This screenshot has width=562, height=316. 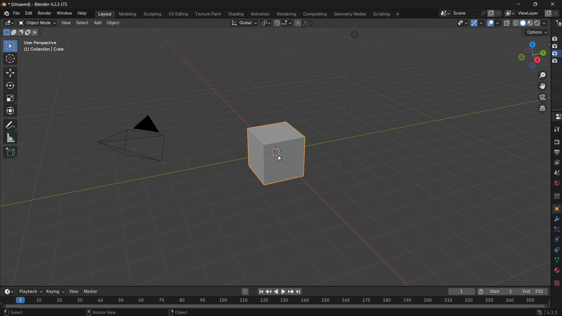 What do you see at coordinates (83, 13) in the screenshot?
I see `help menu` at bounding box center [83, 13].